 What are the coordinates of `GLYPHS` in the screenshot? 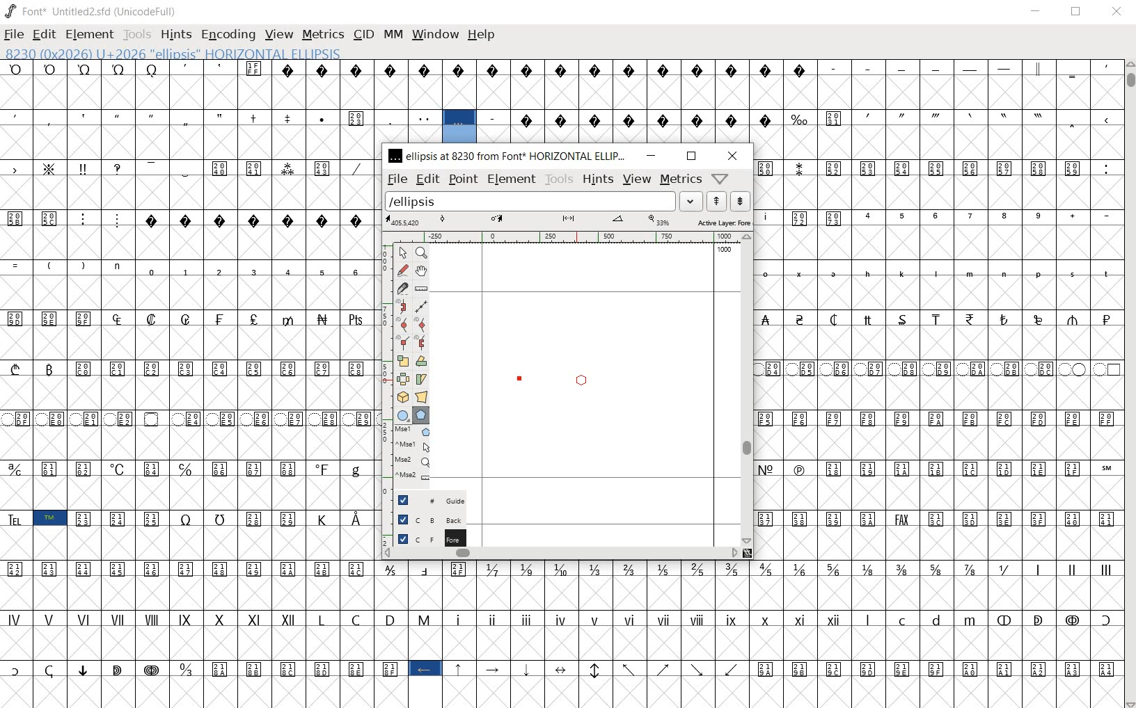 It's located at (184, 378).